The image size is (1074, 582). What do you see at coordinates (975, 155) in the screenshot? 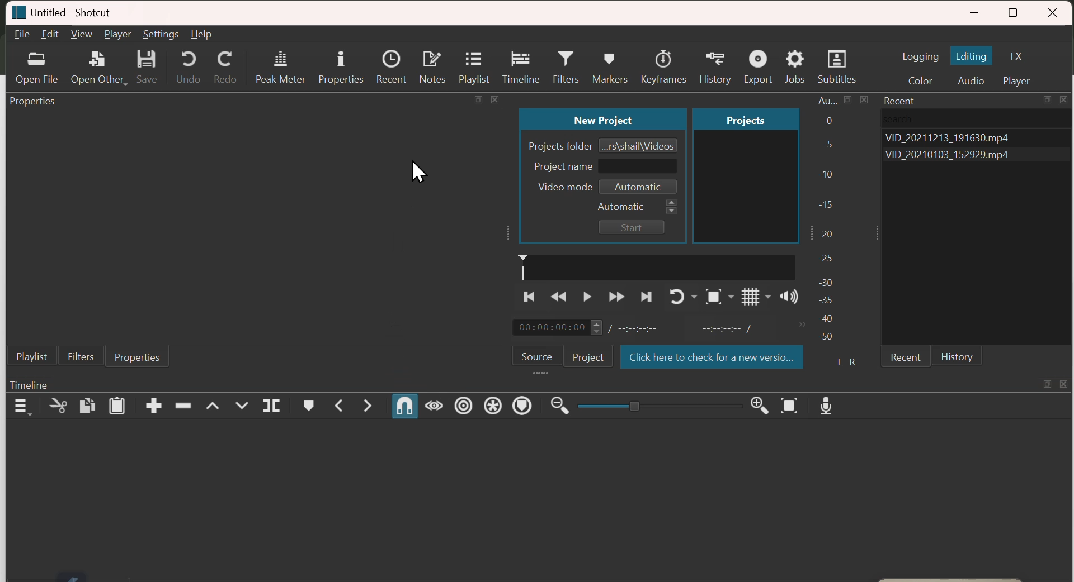
I see `File clip` at bounding box center [975, 155].